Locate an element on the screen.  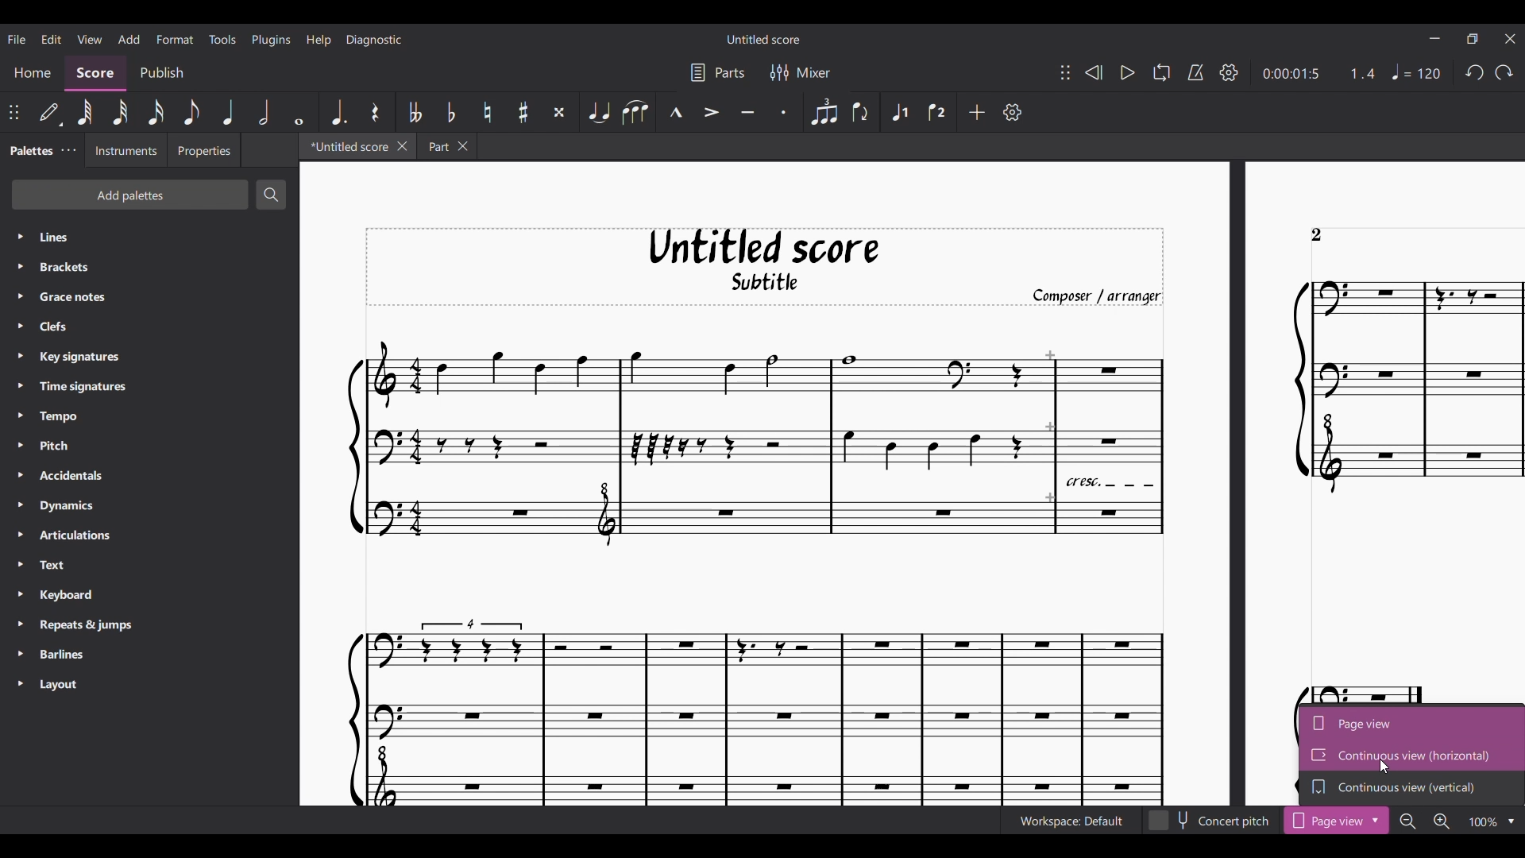
Search palette is located at coordinates (271, 195).